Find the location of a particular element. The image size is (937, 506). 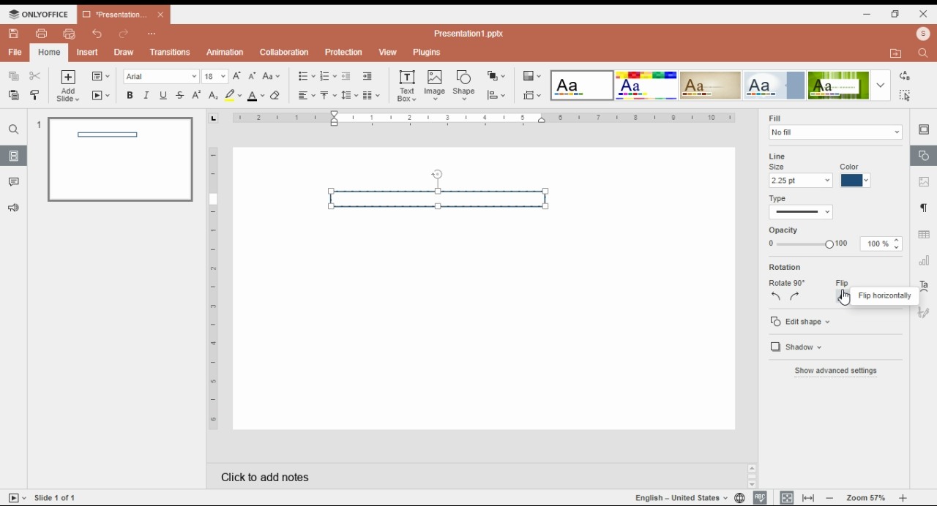

replace is located at coordinates (906, 75).